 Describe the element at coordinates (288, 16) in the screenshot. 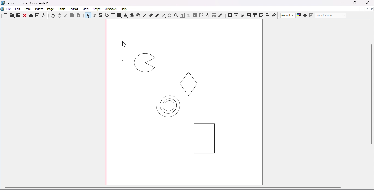

I see `Select image preview quality` at that location.